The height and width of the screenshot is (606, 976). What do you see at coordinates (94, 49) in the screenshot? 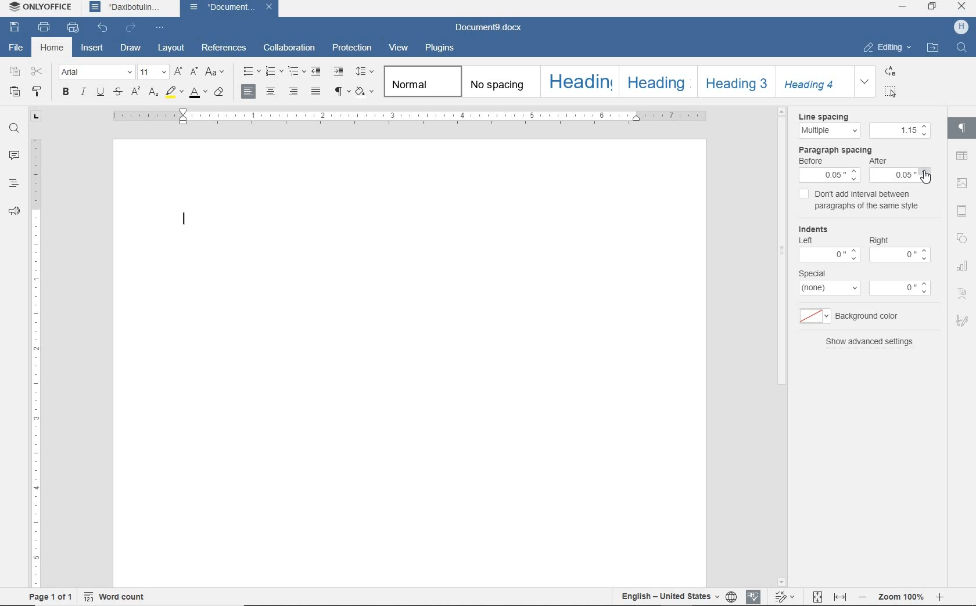
I see `insert` at bounding box center [94, 49].